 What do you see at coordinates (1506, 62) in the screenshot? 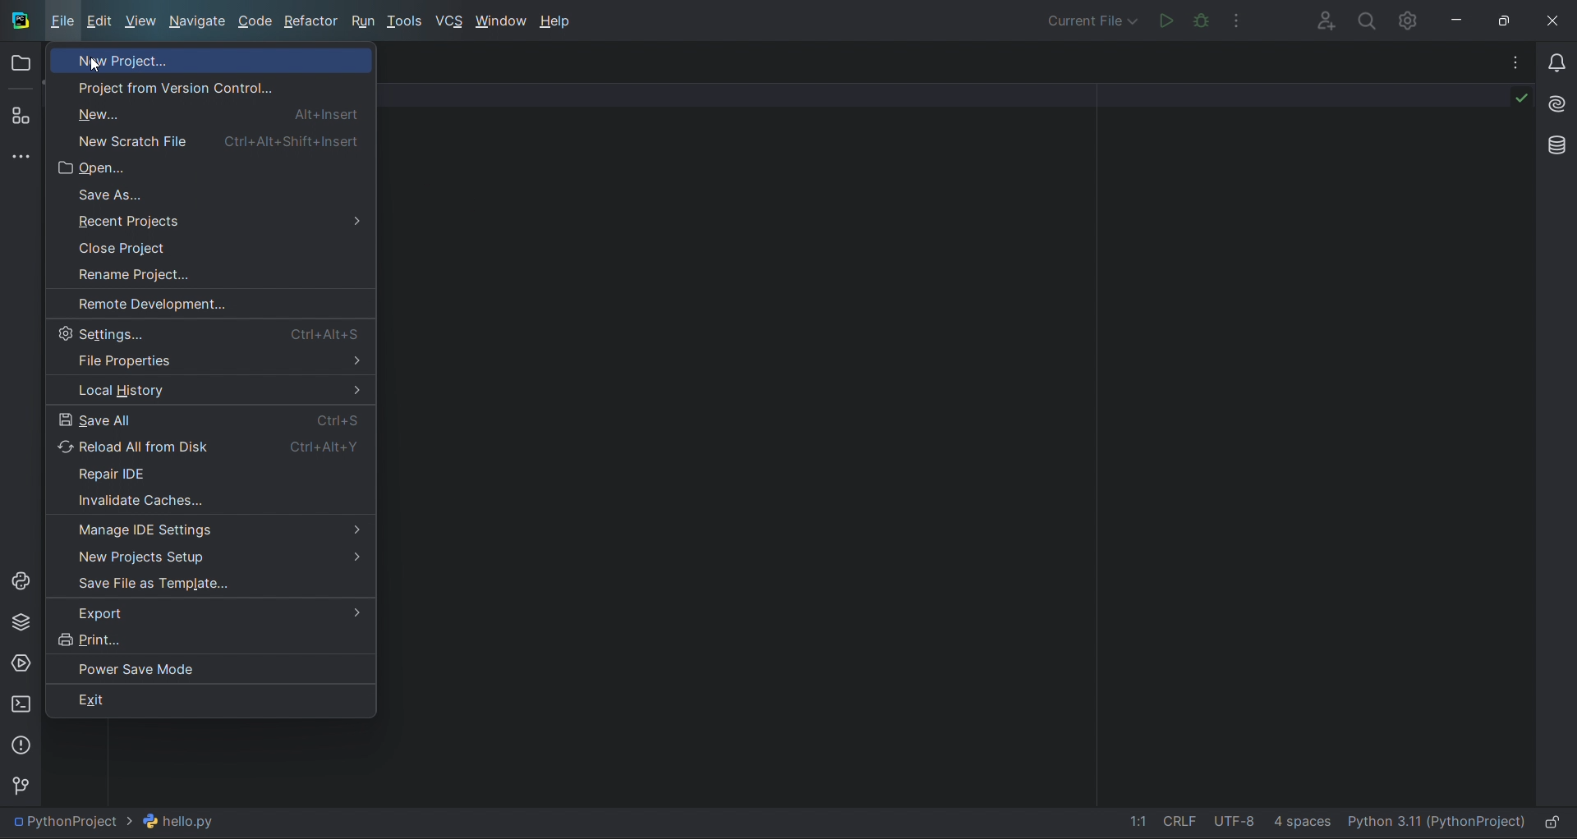
I see `options` at bounding box center [1506, 62].